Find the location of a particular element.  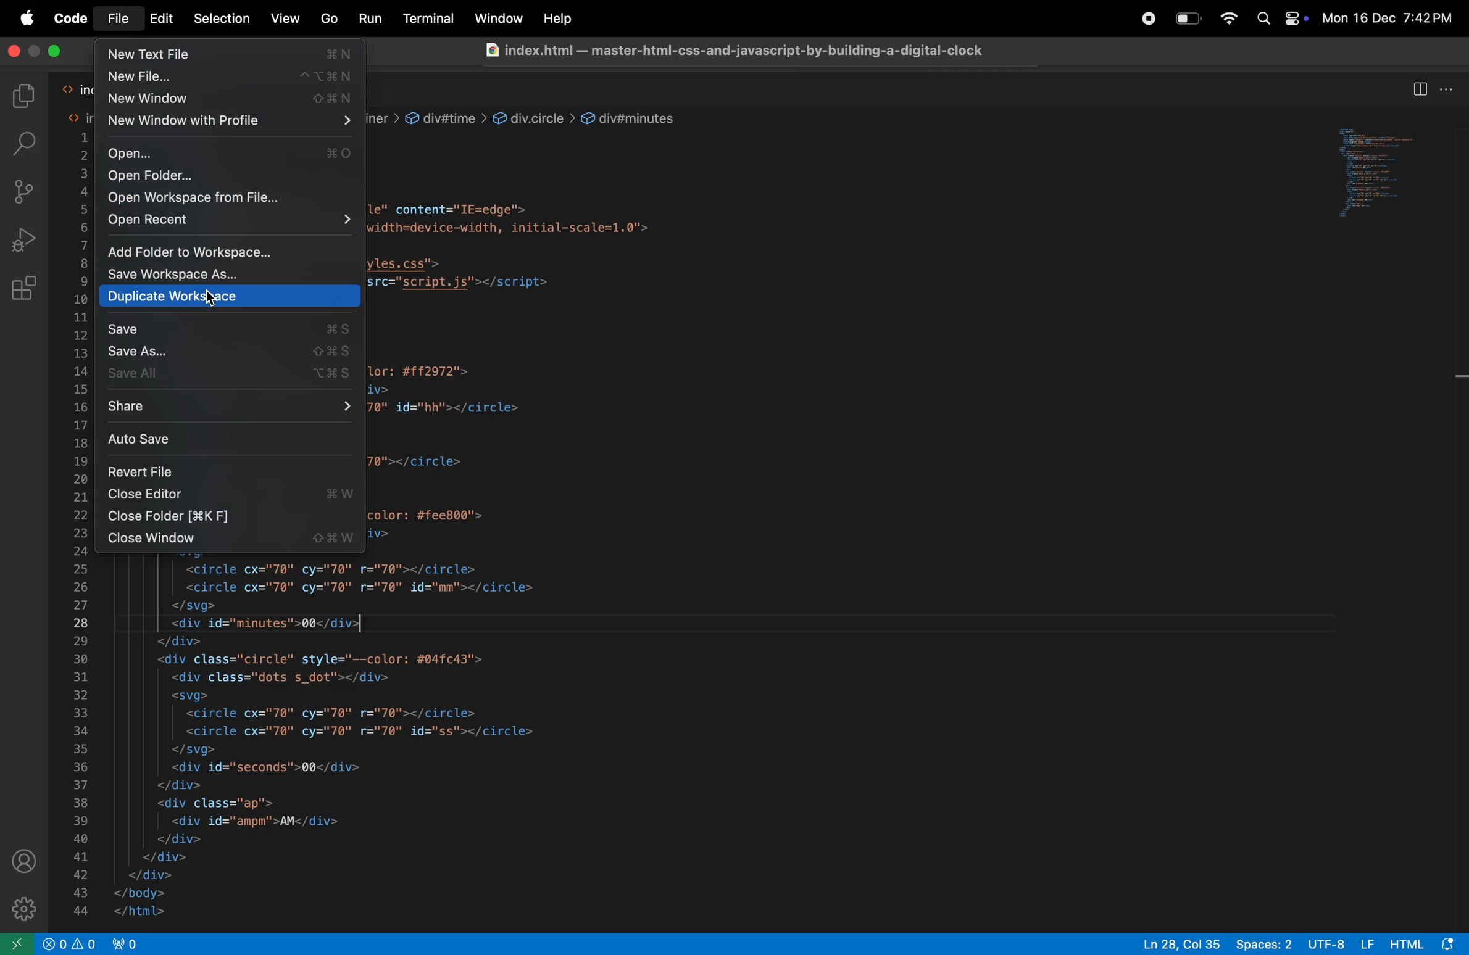

open is located at coordinates (229, 153).